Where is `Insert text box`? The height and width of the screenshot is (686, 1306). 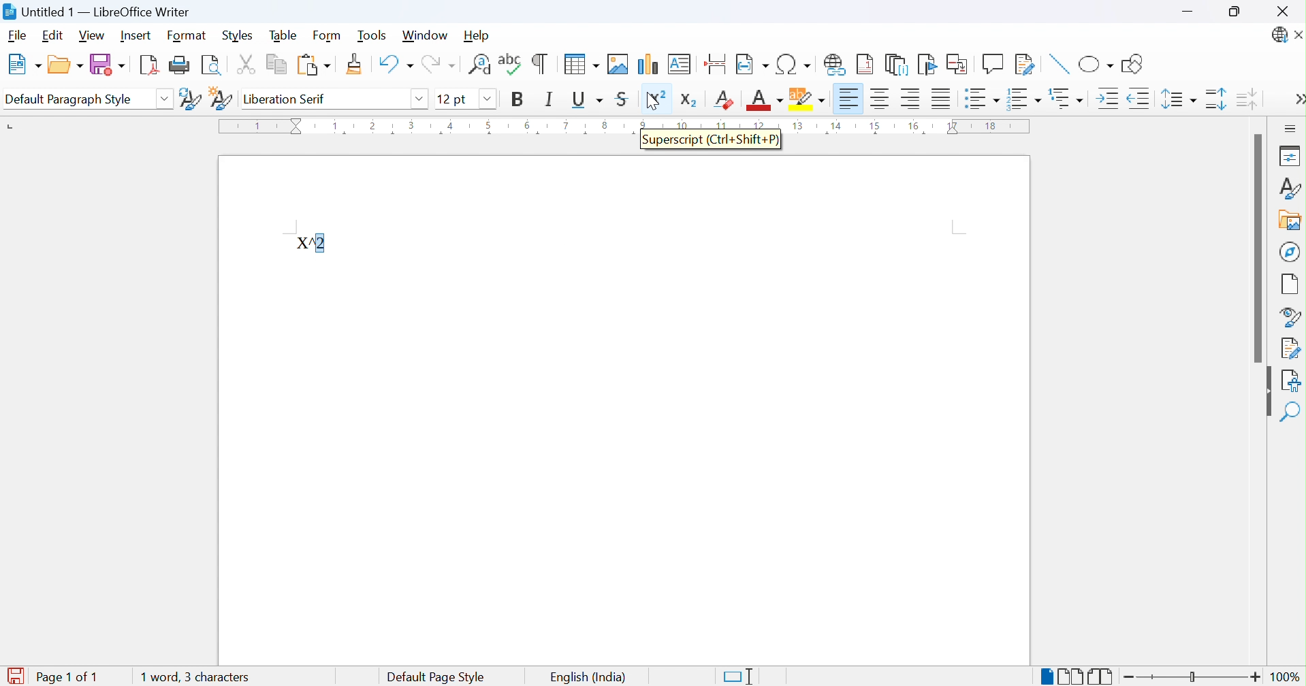 Insert text box is located at coordinates (681, 64).